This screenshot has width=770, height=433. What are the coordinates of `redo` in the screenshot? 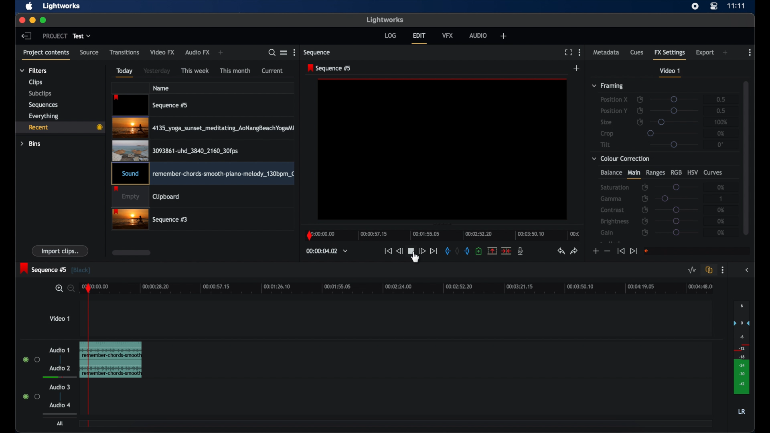 It's located at (574, 251).